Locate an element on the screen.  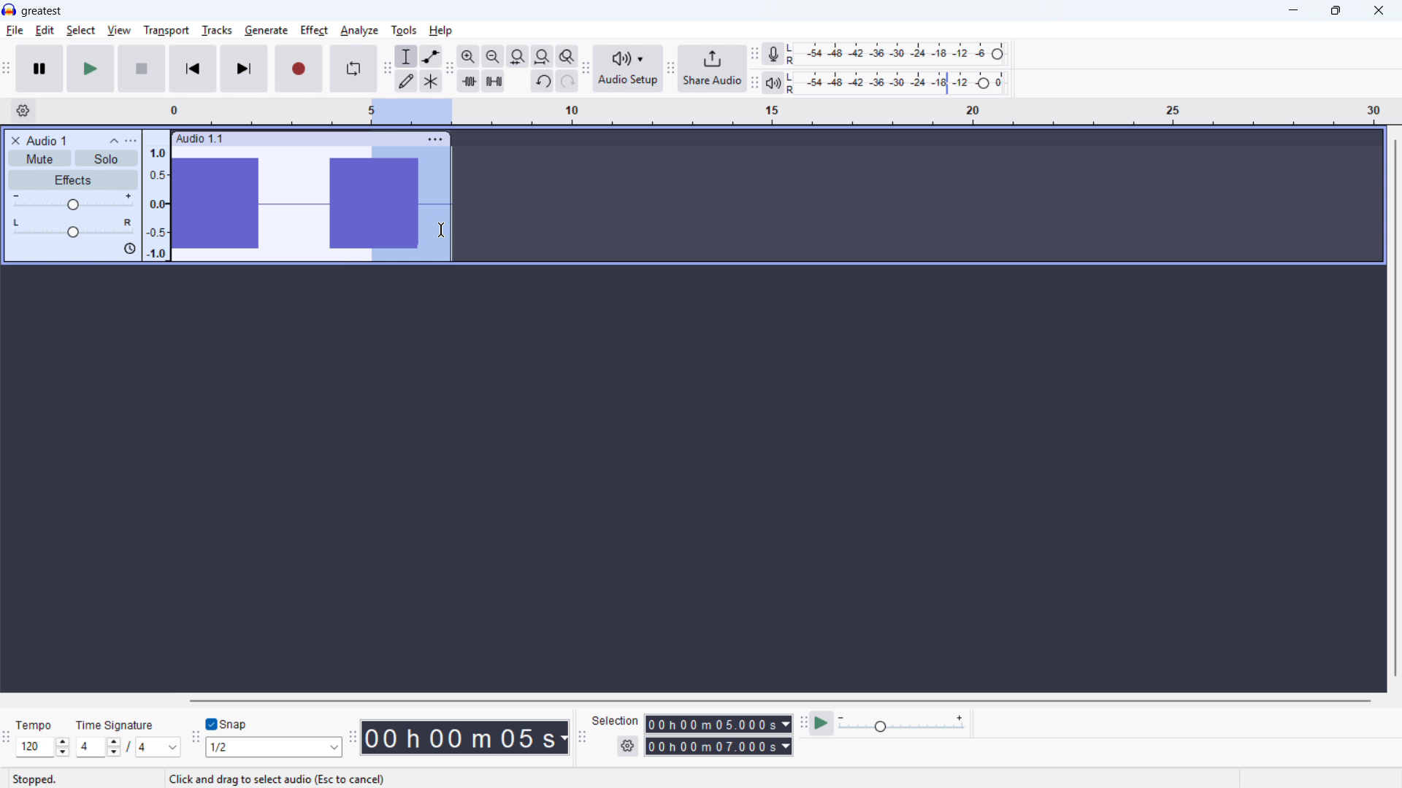
Fit selection to width  is located at coordinates (518, 57).